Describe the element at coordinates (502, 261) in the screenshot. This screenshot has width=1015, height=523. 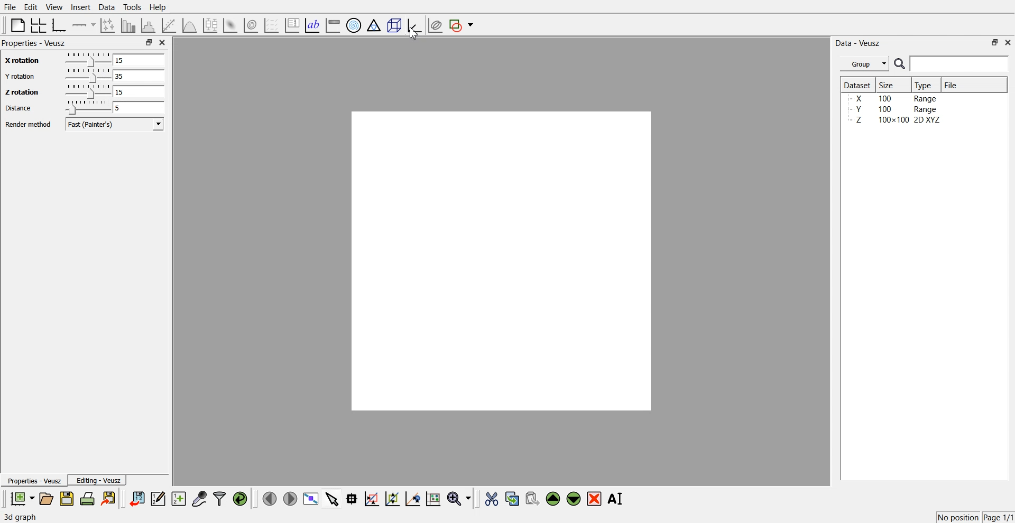
I see `Preview window` at that location.